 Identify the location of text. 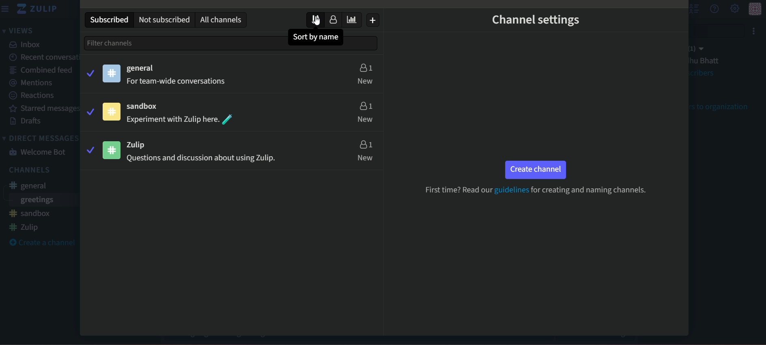
(535, 190).